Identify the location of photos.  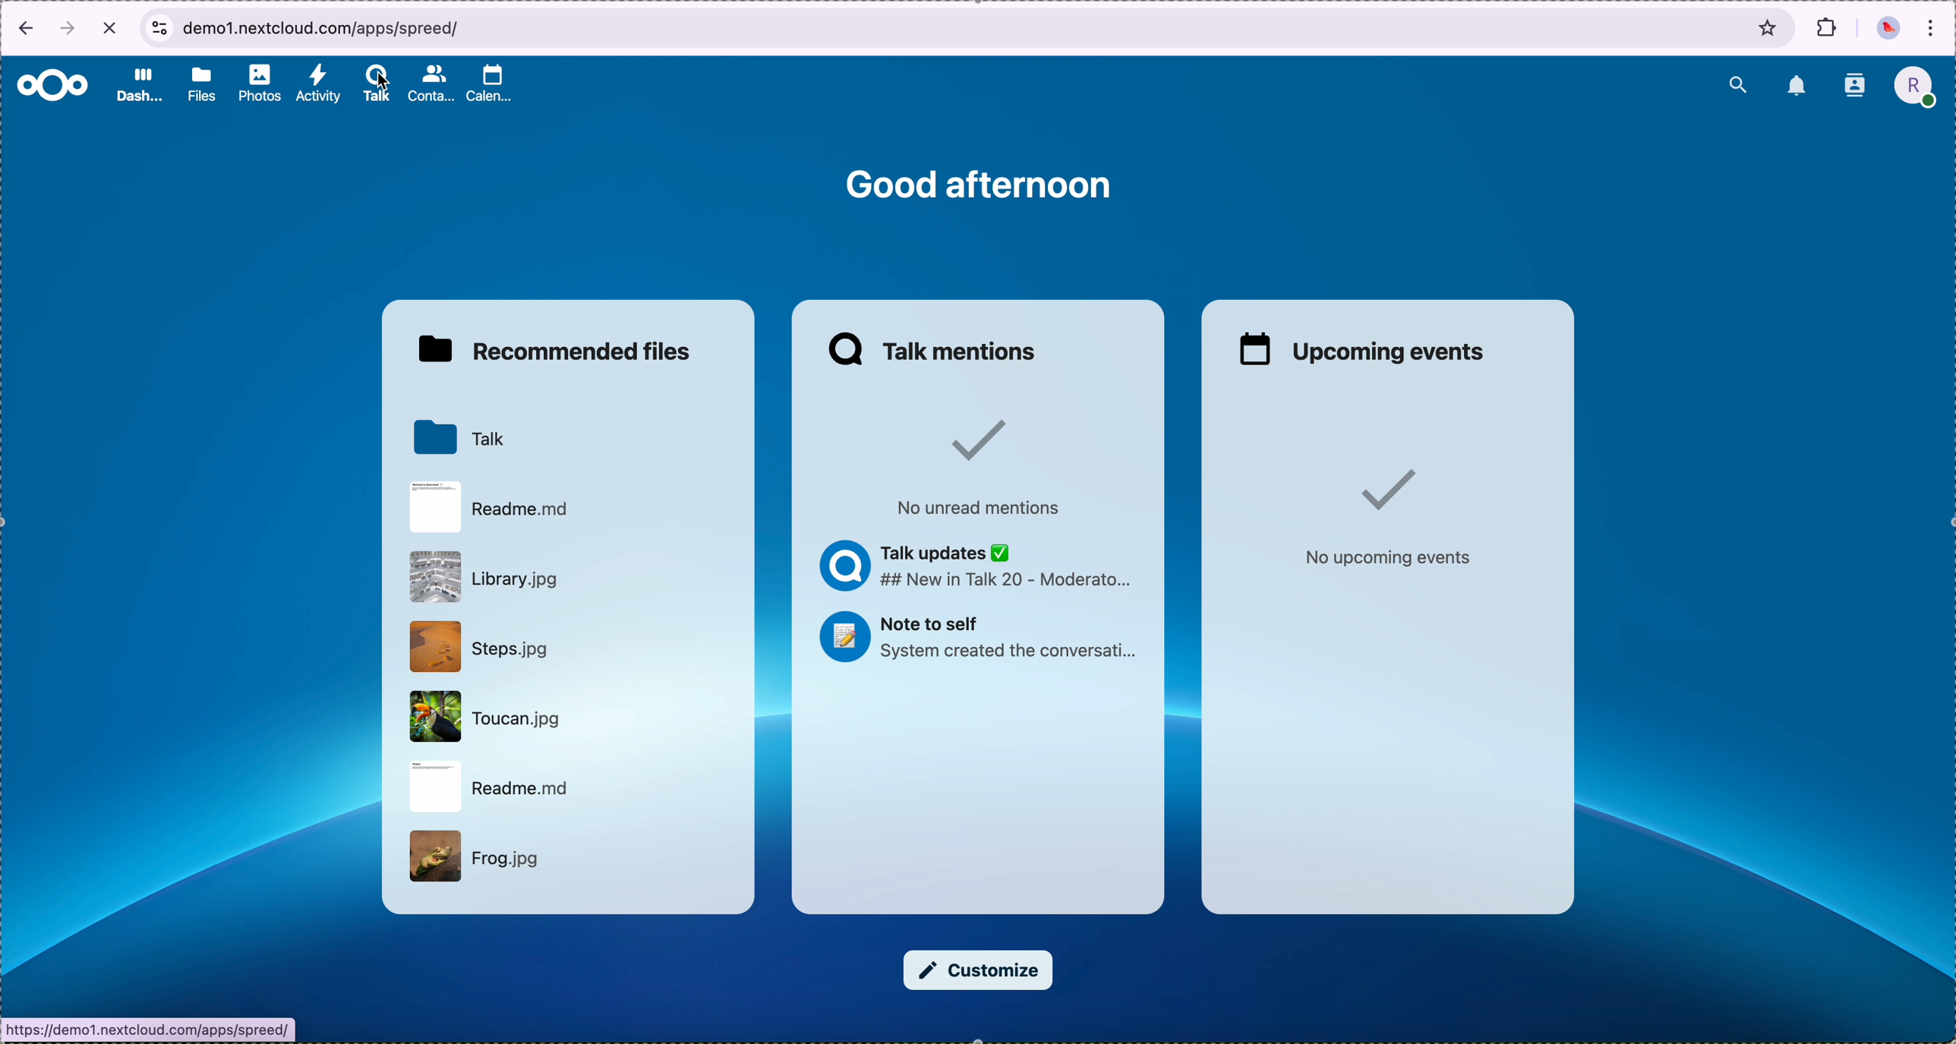
(260, 83).